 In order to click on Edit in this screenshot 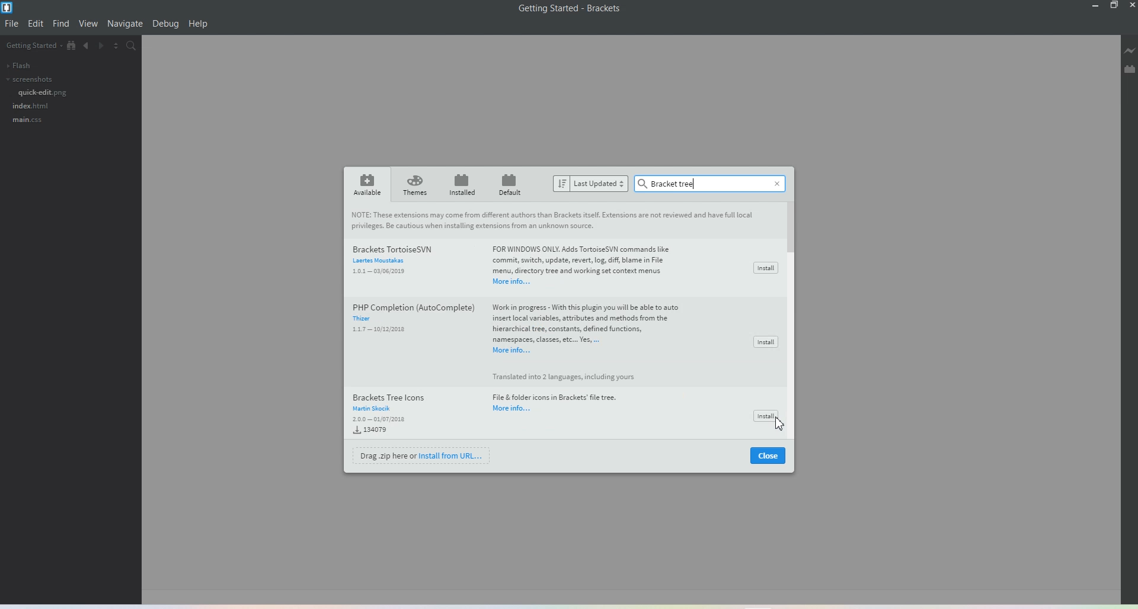, I will do `click(36, 24)`.